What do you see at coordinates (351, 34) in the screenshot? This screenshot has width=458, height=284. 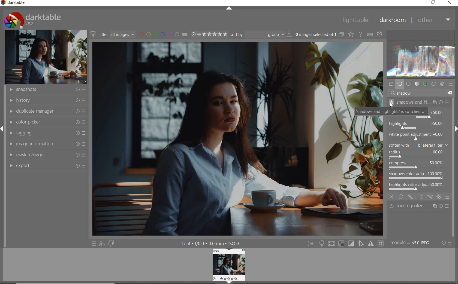 I see `change type of overlays` at bounding box center [351, 34].